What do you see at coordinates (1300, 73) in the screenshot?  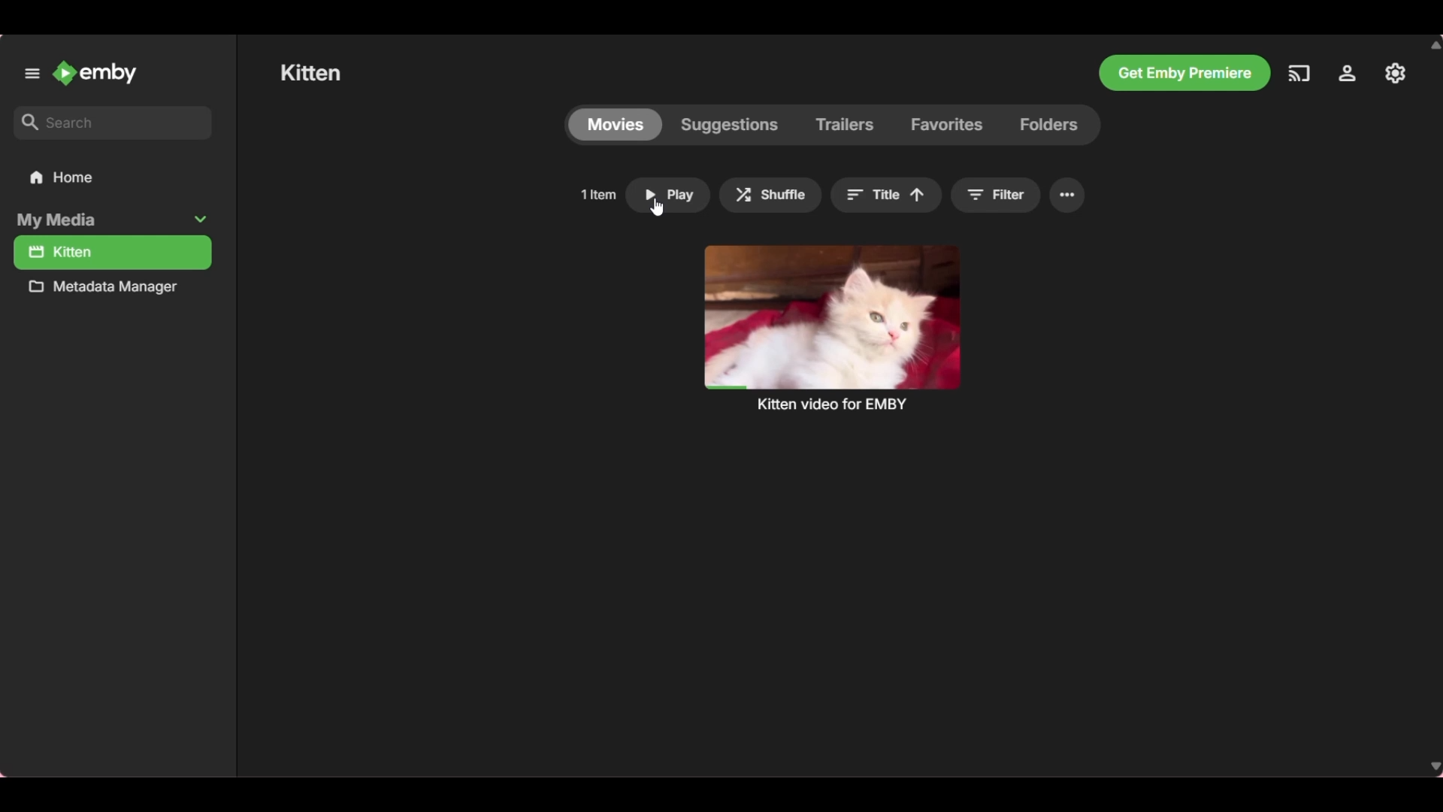 I see `Play on another device` at bounding box center [1300, 73].